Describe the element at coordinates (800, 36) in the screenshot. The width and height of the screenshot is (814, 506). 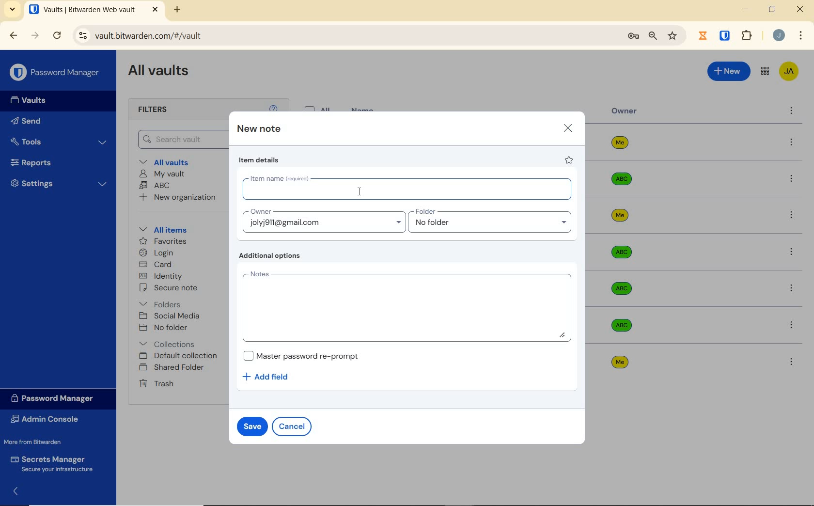
I see `customize Google chrome` at that location.